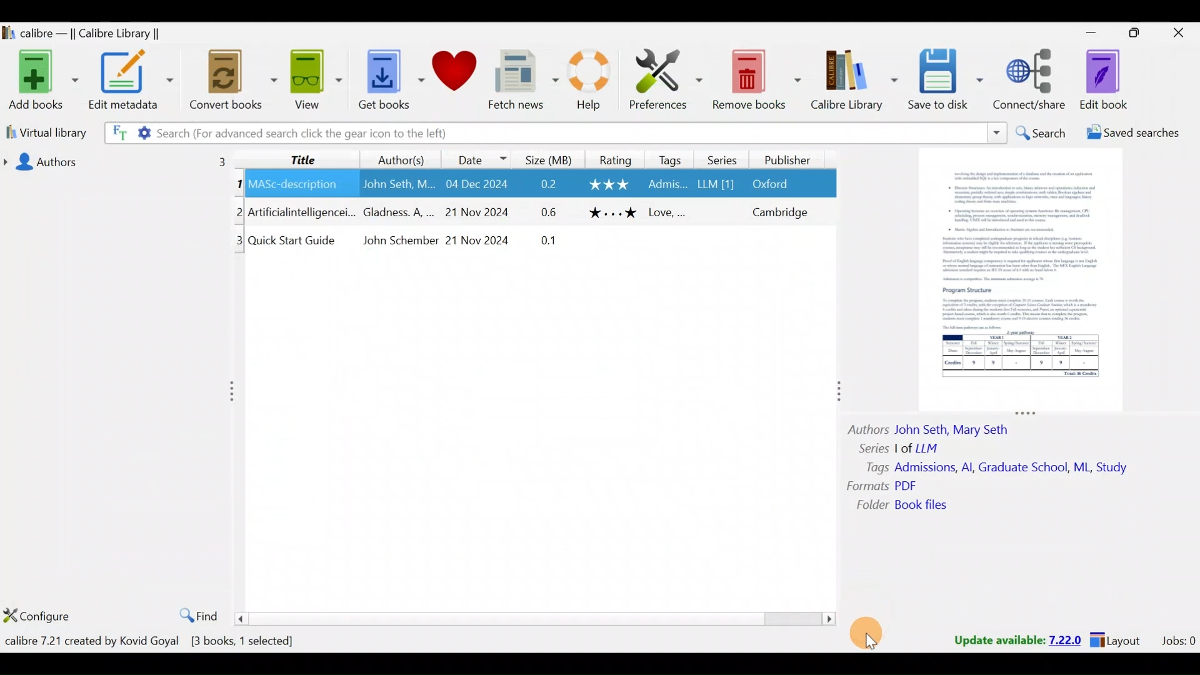 The width and height of the screenshot is (1200, 675). I want to click on , so click(719, 185).